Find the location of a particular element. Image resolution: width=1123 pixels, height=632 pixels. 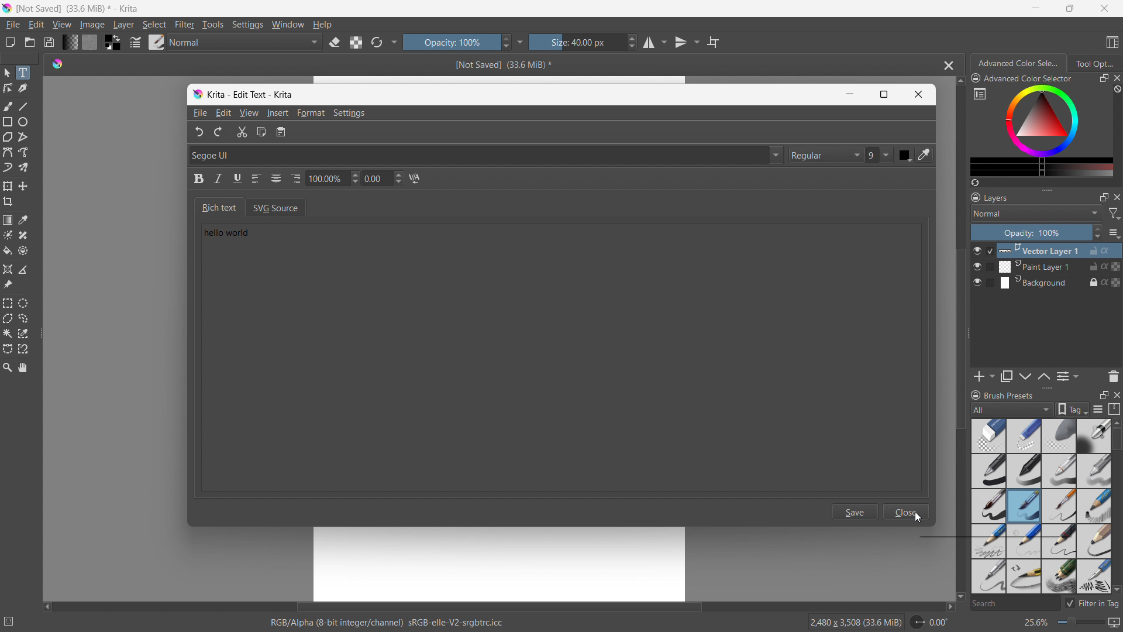

vertical mirror tool is located at coordinates (685, 42).